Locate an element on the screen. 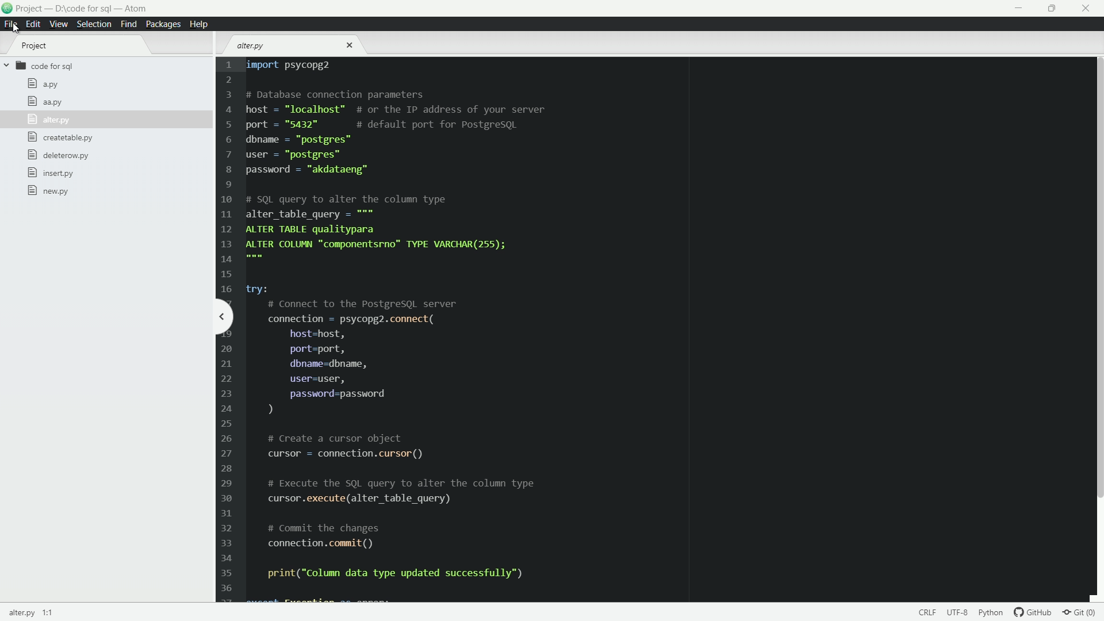 This screenshot has width=1104, height=621. file menu is located at coordinates (11, 25).